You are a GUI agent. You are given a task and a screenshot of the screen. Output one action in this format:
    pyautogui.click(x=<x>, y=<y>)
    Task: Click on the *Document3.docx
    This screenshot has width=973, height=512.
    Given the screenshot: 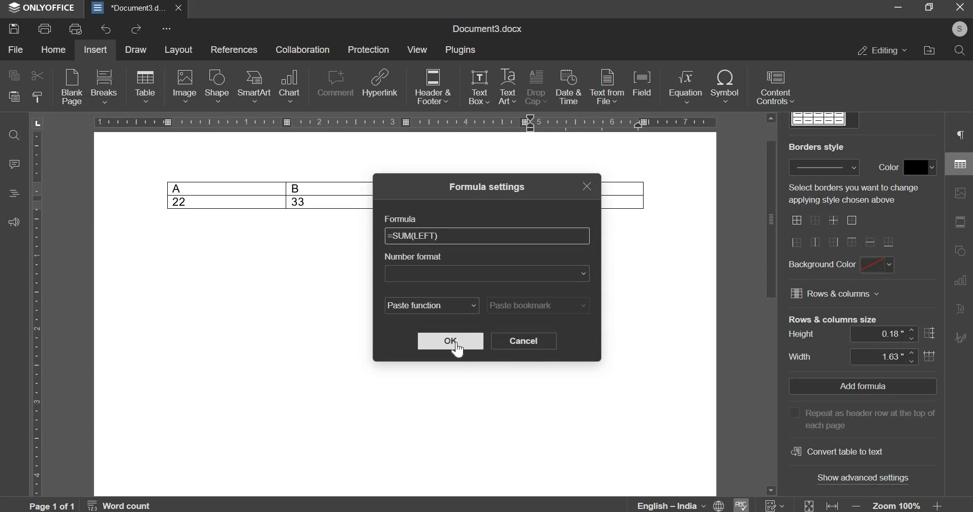 What is the action you would take?
    pyautogui.click(x=128, y=9)
    